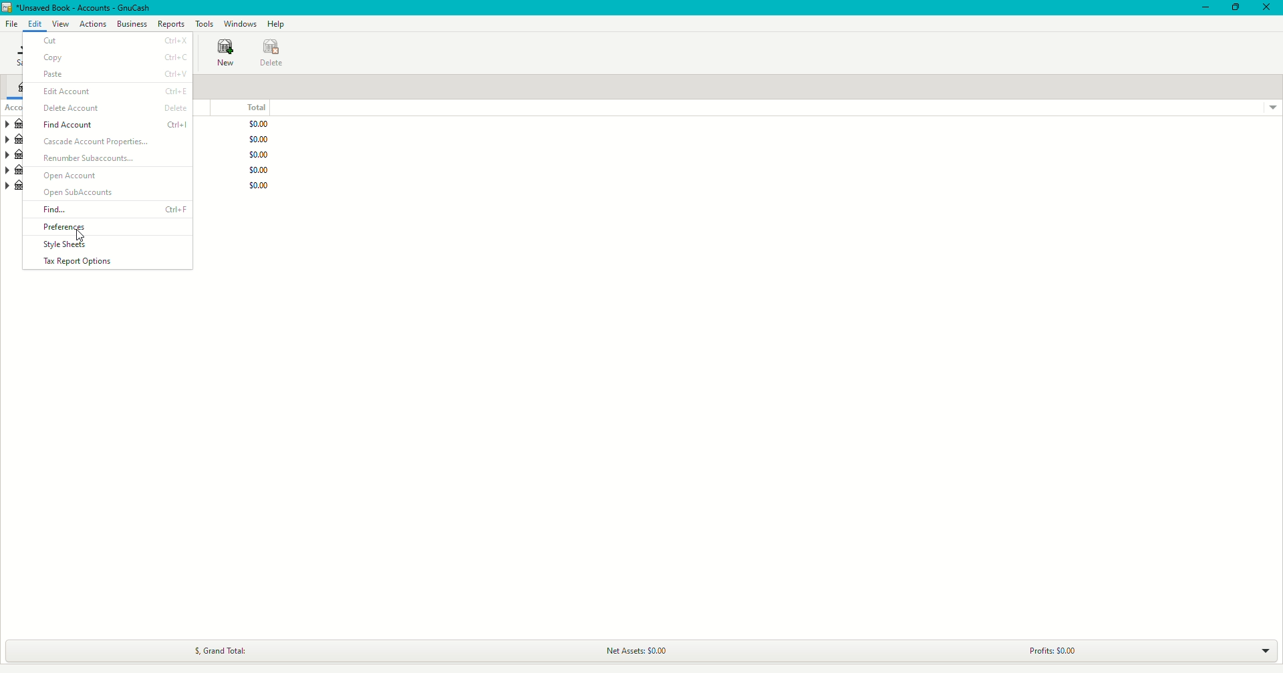 This screenshot has height=673, width=1283. I want to click on Net Assets, so click(638, 650).